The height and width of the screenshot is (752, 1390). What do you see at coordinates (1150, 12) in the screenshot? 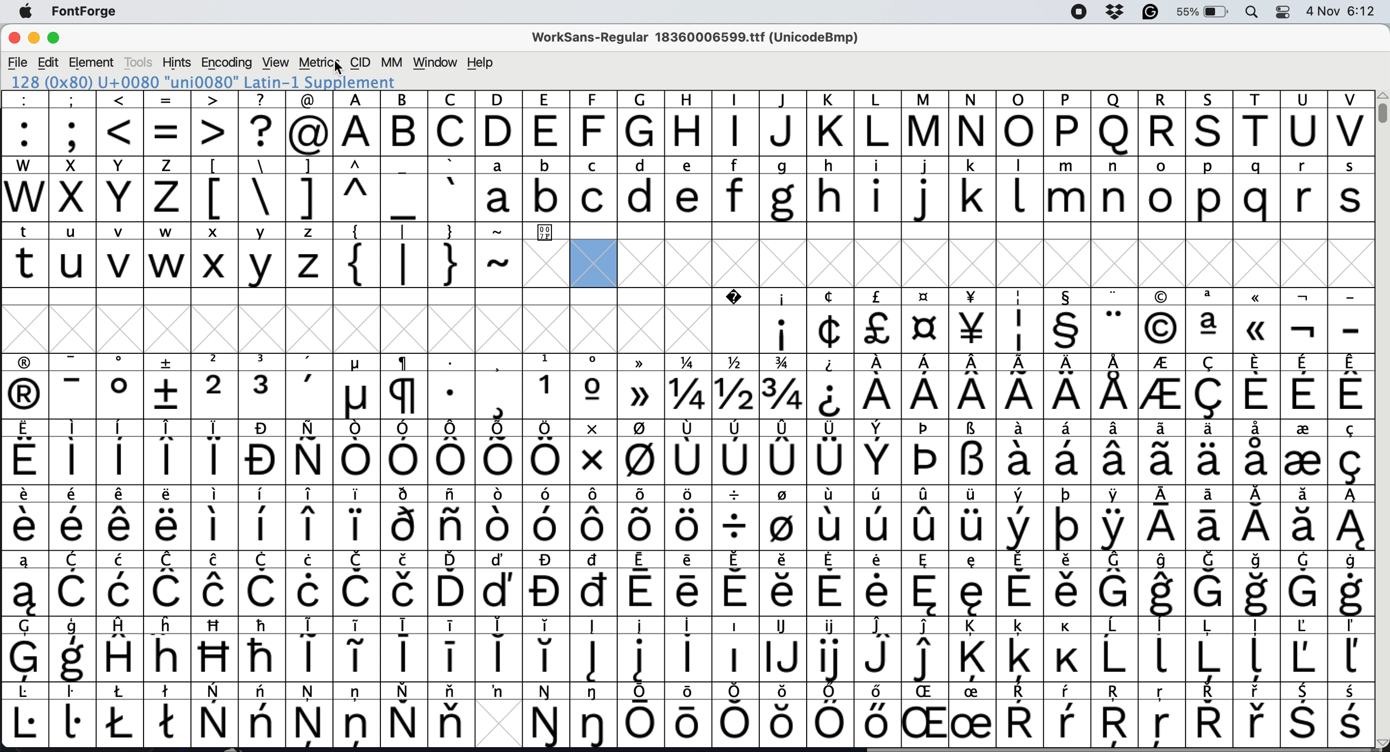
I see `grammarly` at bounding box center [1150, 12].